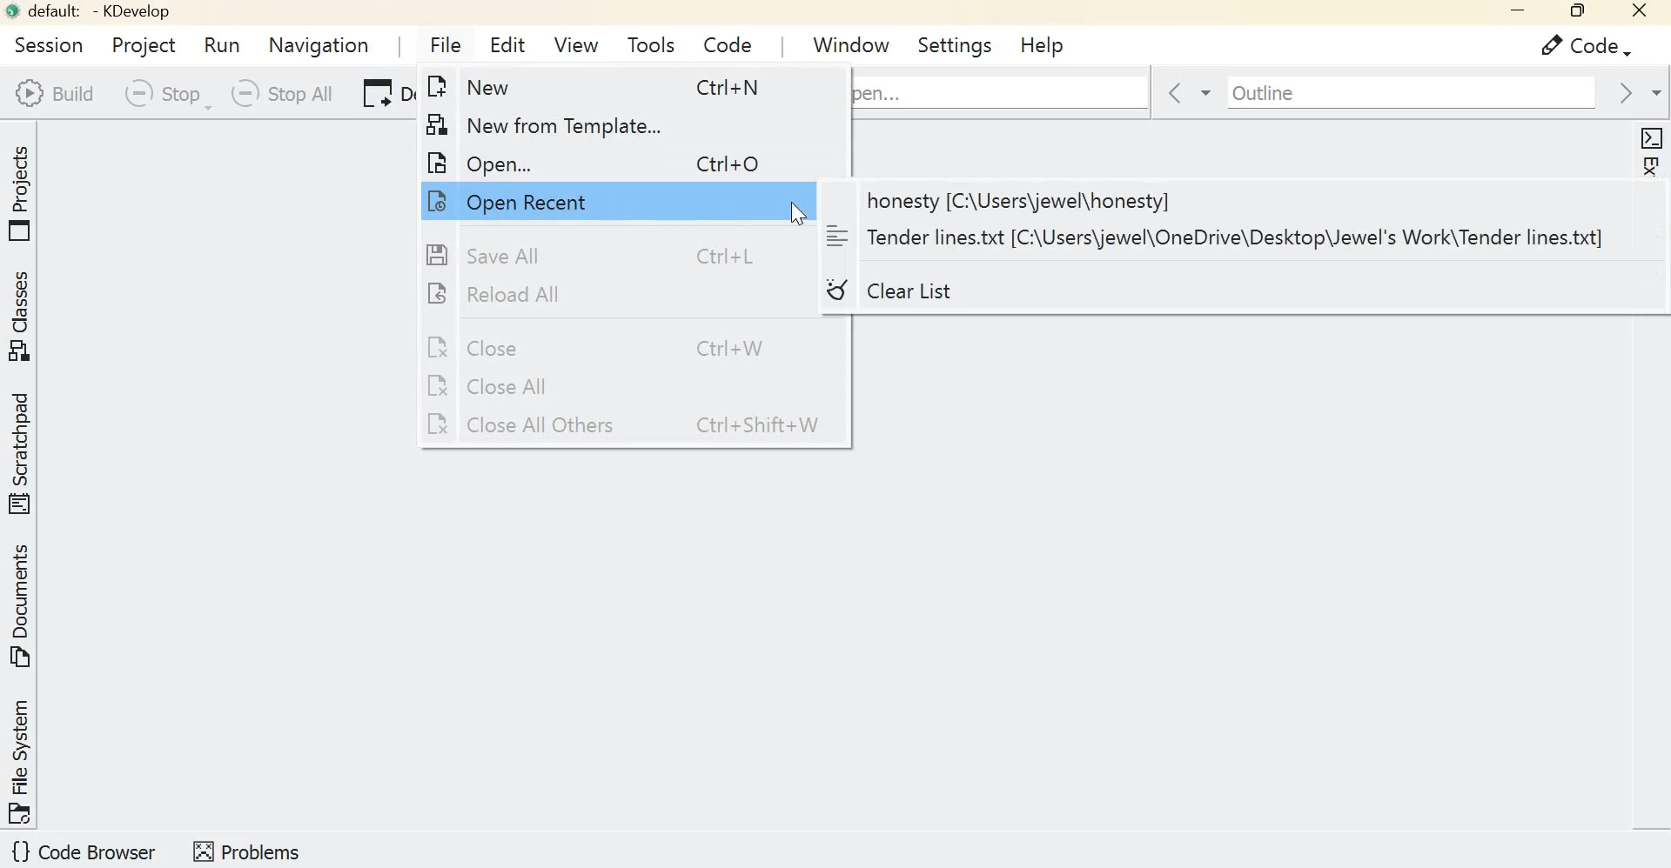  Describe the element at coordinates (602, 295) in the screenshot. I see `Reload all` at that location.